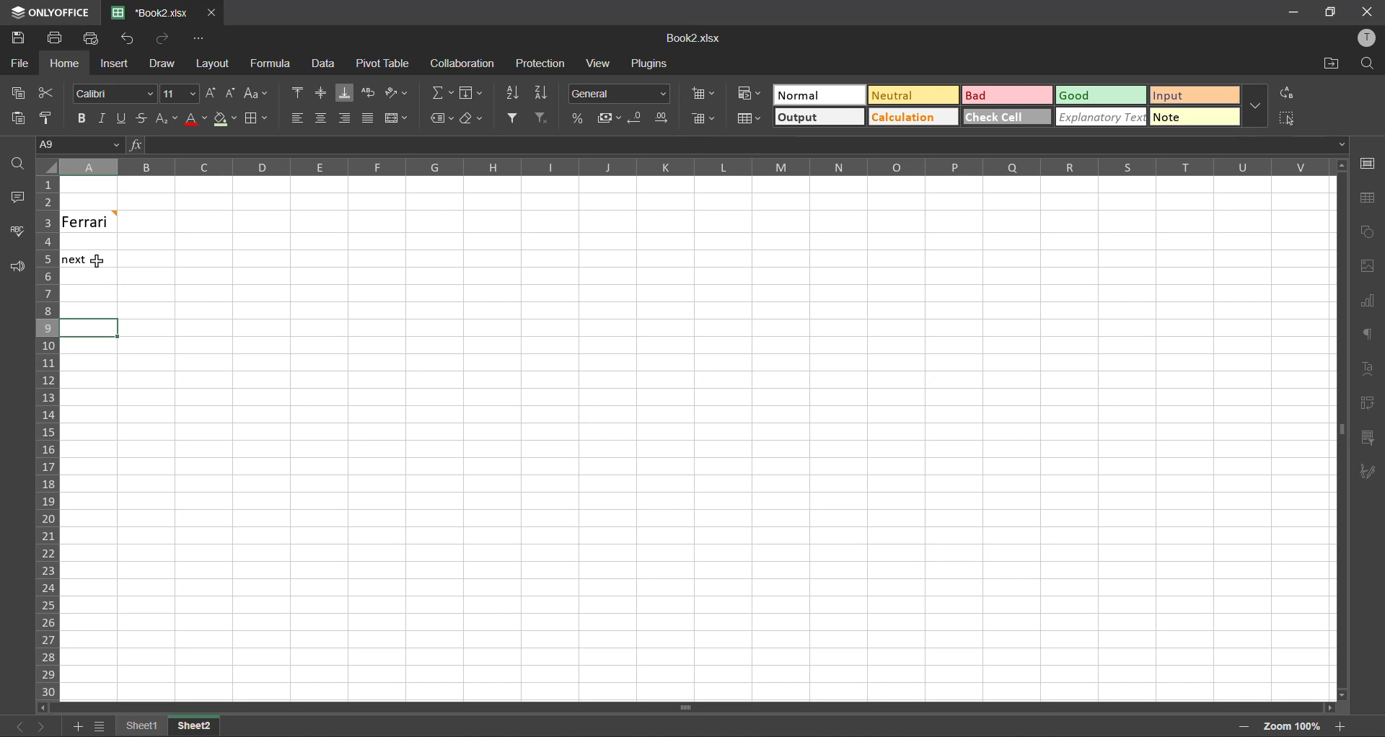 Image resolution: width=1385 pixels, height=737 pixels. Describe the element at coordinates (542, 64) in the screenshot. I see `protection` at that location.